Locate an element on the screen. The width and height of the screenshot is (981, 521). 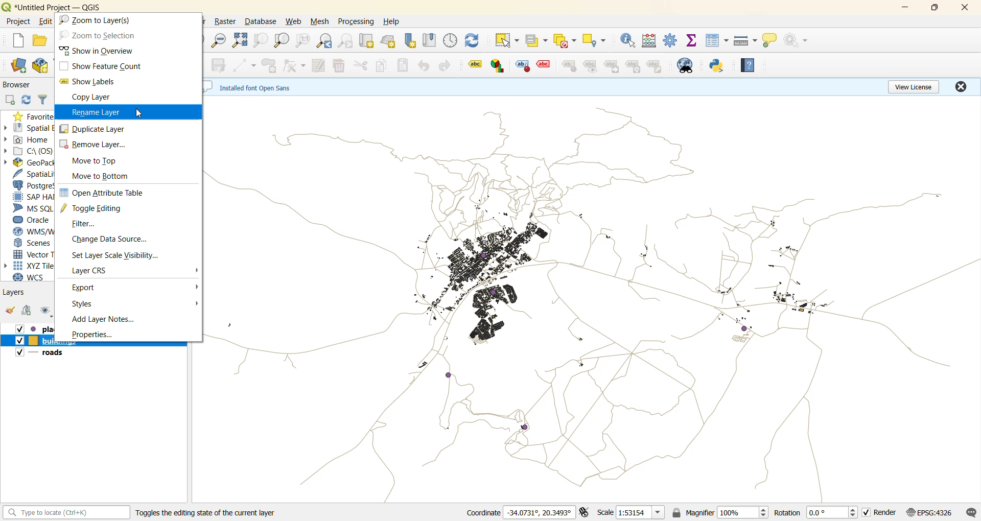
zoom next is located at coordinates (348, 40).